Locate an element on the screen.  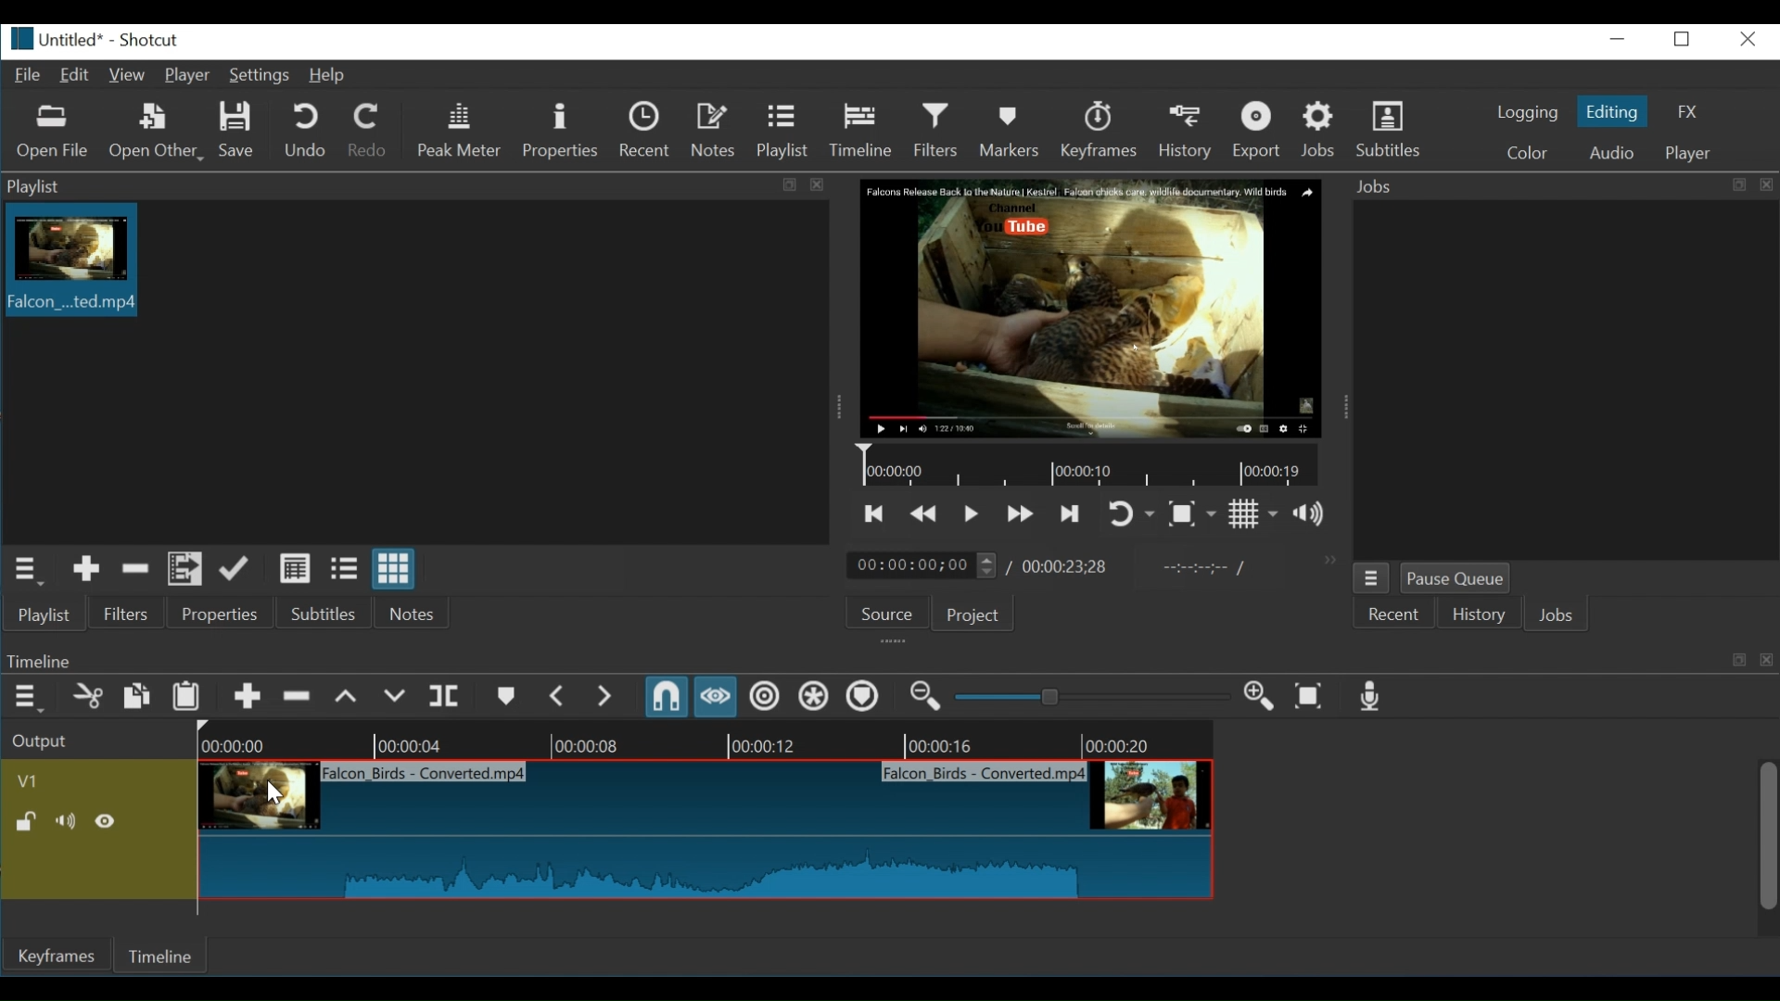
Zoom Timeline to fit is located at coordinates (1309, 695).